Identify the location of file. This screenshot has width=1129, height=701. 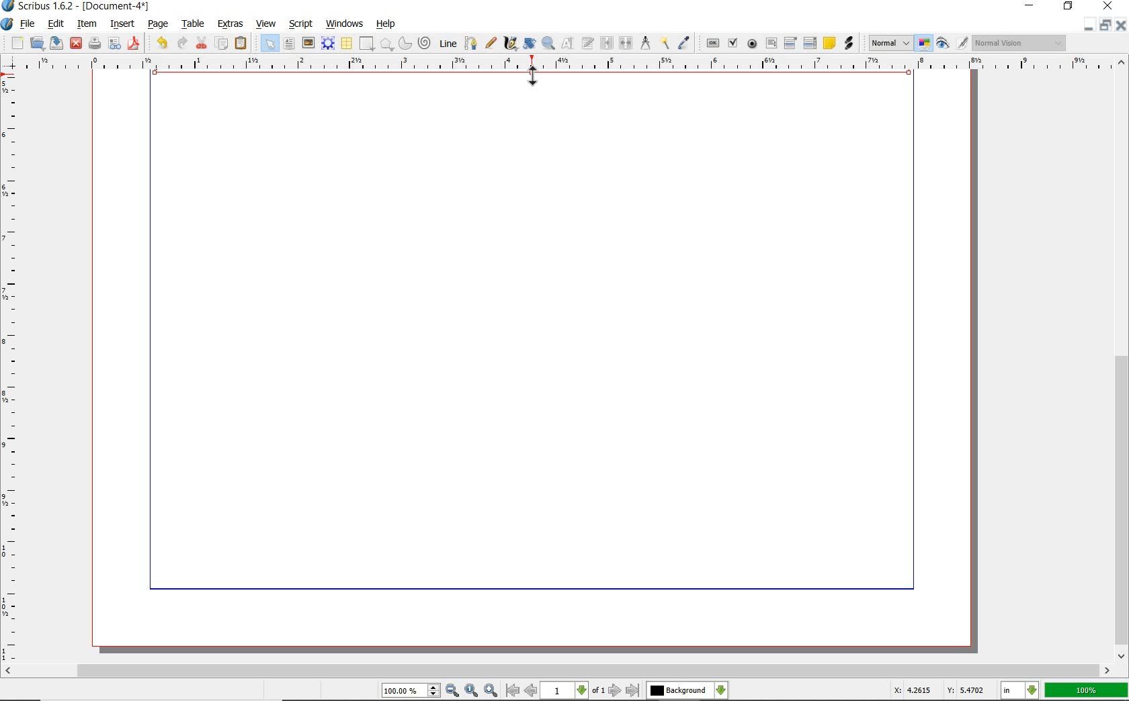
(29, 25).